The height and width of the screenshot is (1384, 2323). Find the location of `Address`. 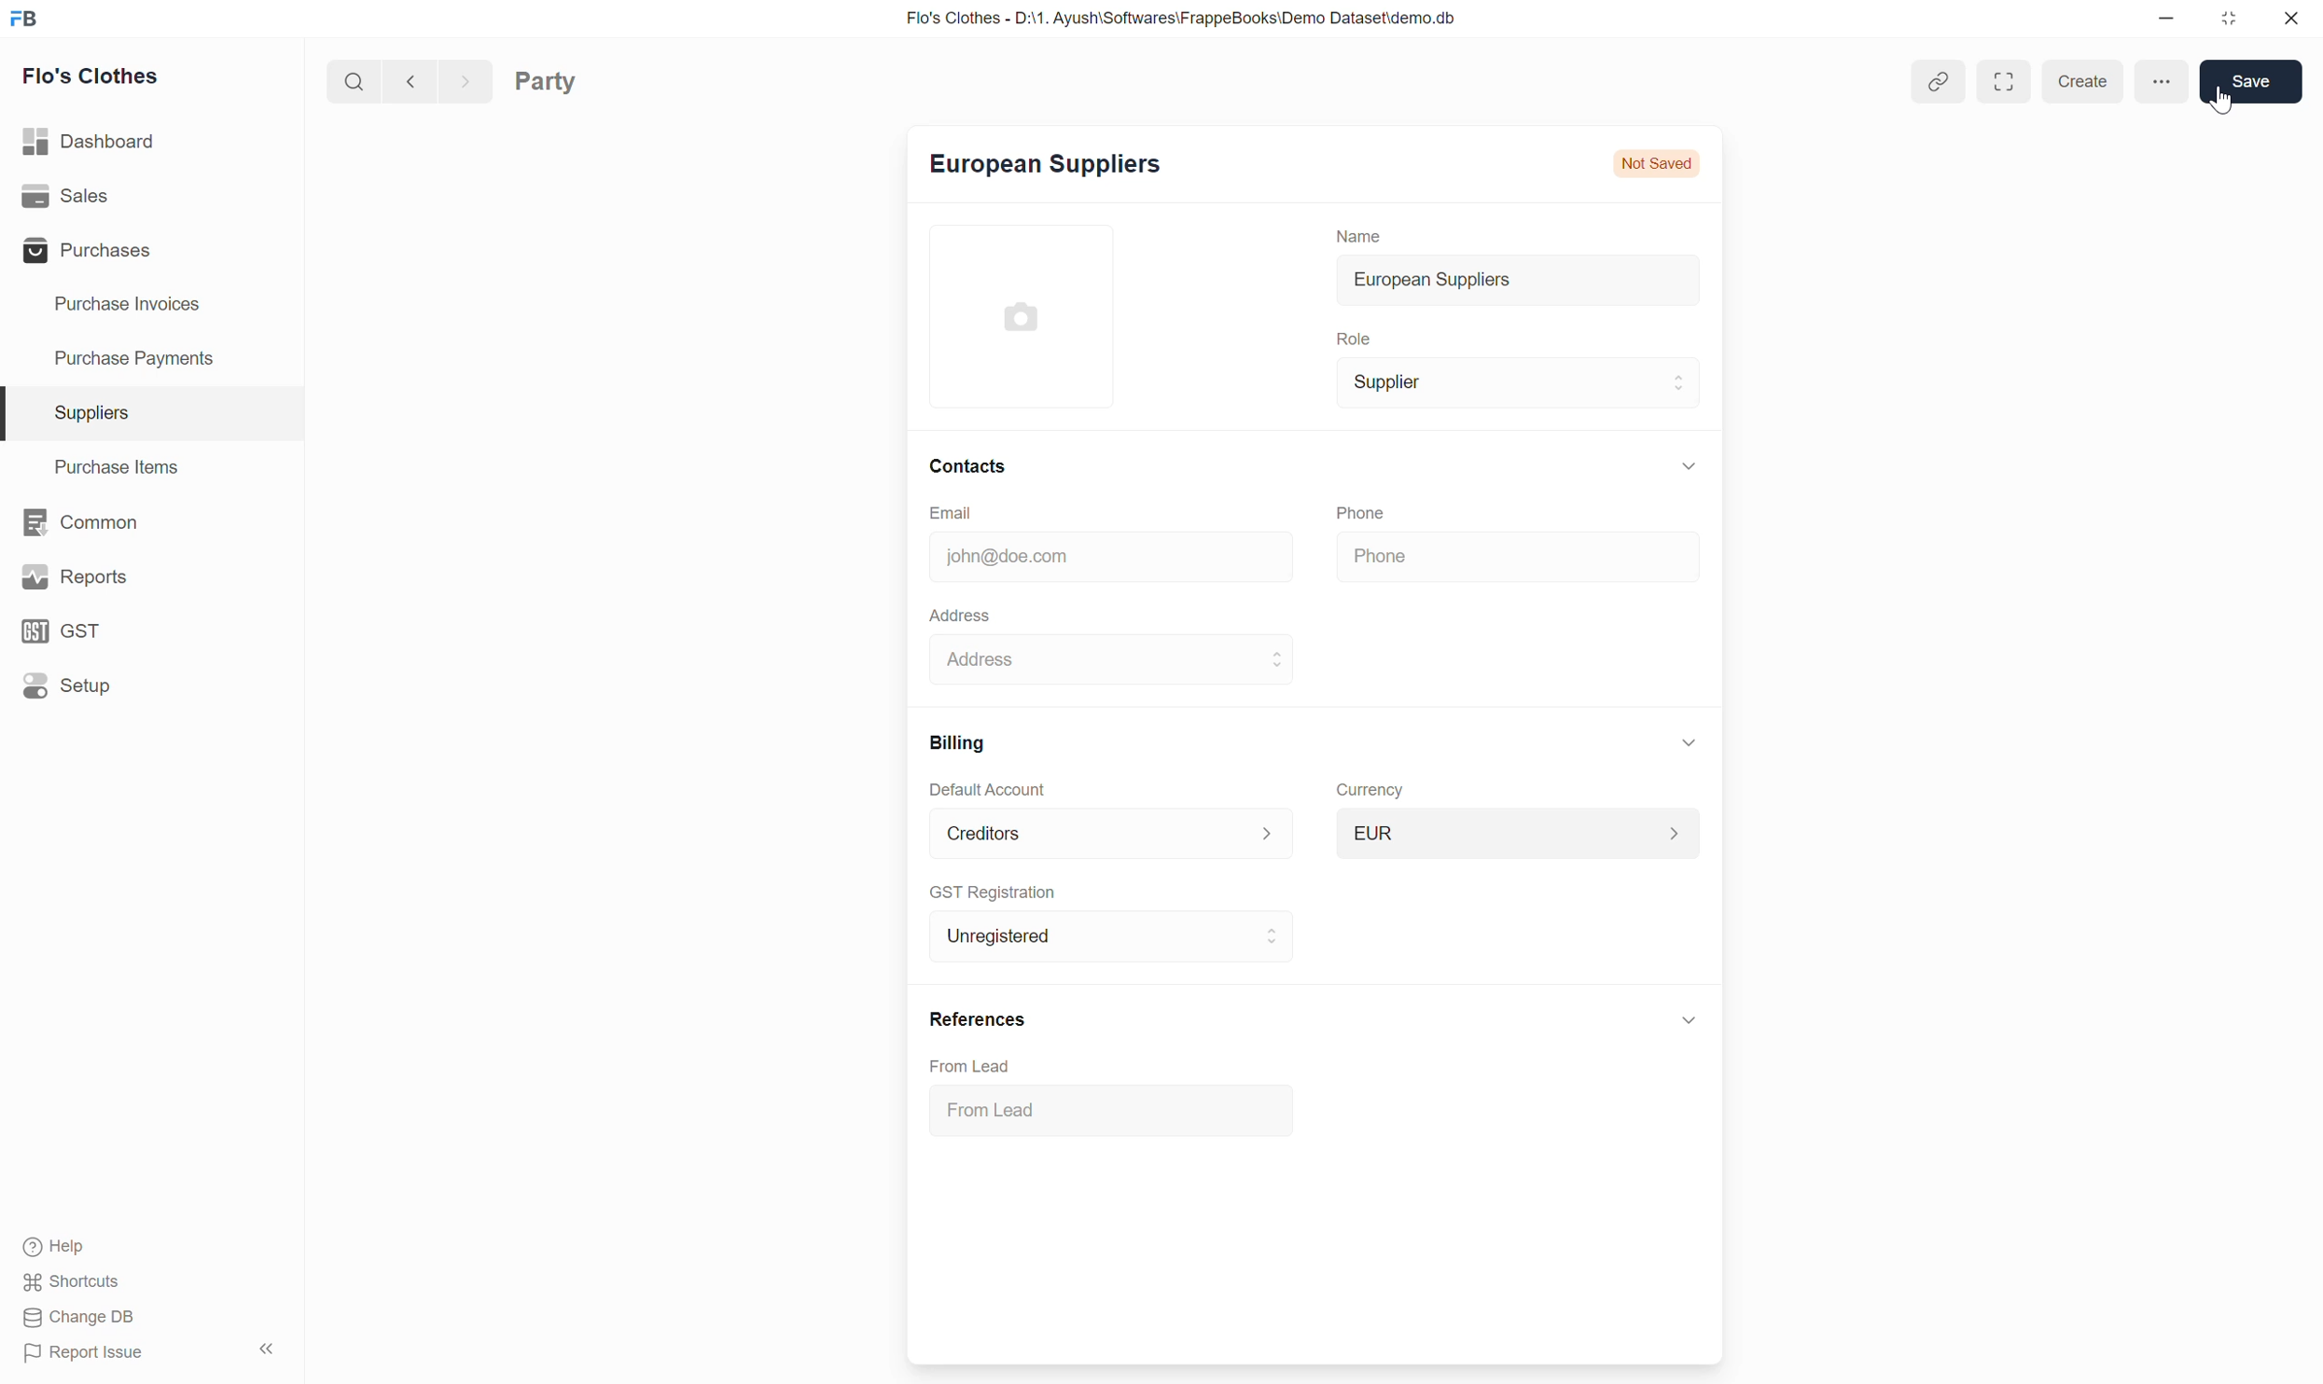

Address is located at coordinates (991, 660).